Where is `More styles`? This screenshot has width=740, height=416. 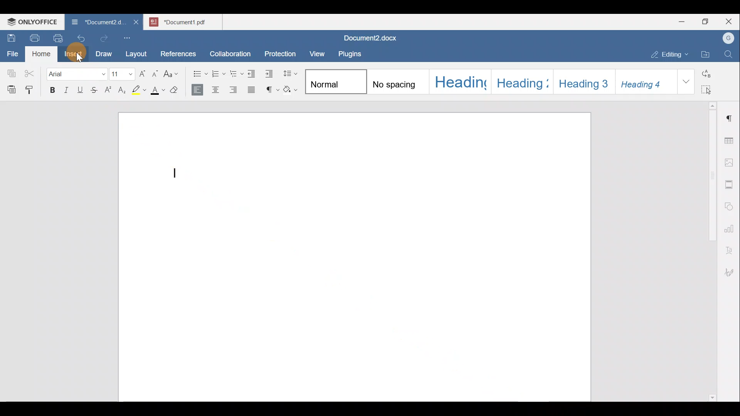
More styles is located at coordinates (685, 81).